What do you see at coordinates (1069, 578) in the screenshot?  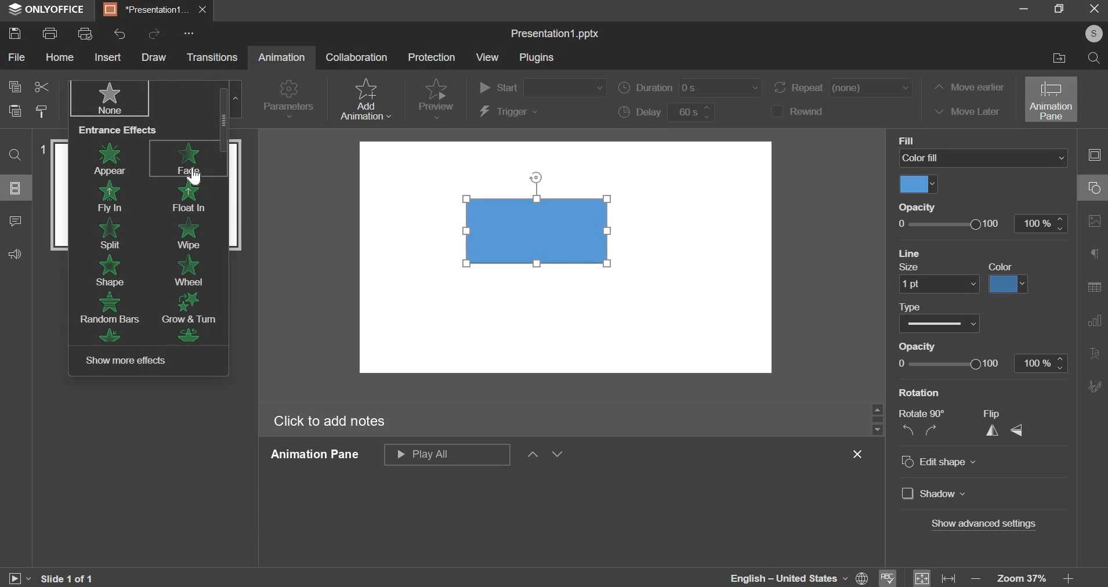 I see `zoom` at bounding box center [1069, 578].